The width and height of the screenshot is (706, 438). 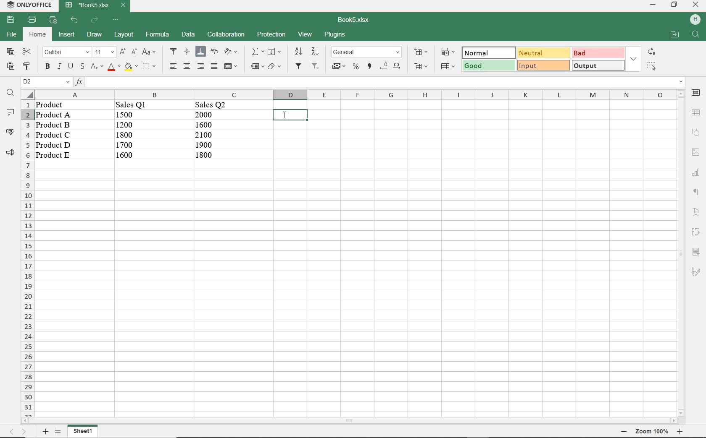 What do you see at coordinates (652, 52) in the screenshot?
I see `replace` at bounding box center [652, 52].